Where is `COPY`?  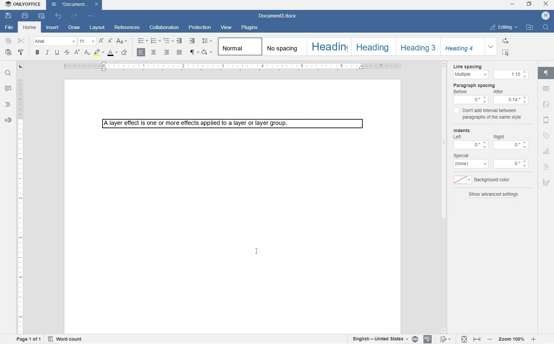
COPY is located at coordinates (8, 42).